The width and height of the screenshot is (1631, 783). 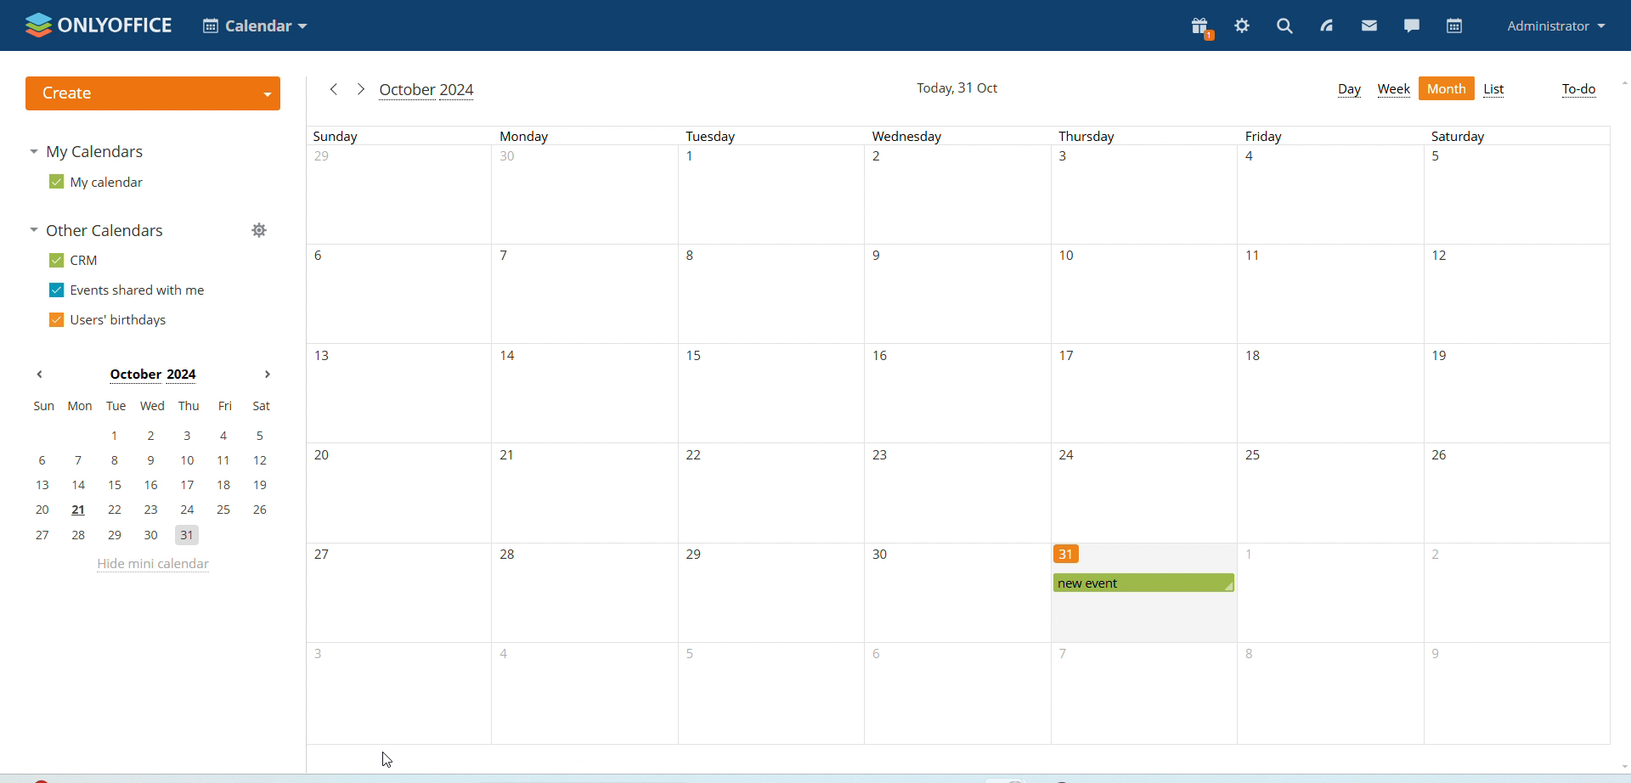 What do you see at coordinates (267, 375) in the screenshot?
I see `next month` at bounding box center [267, 375].